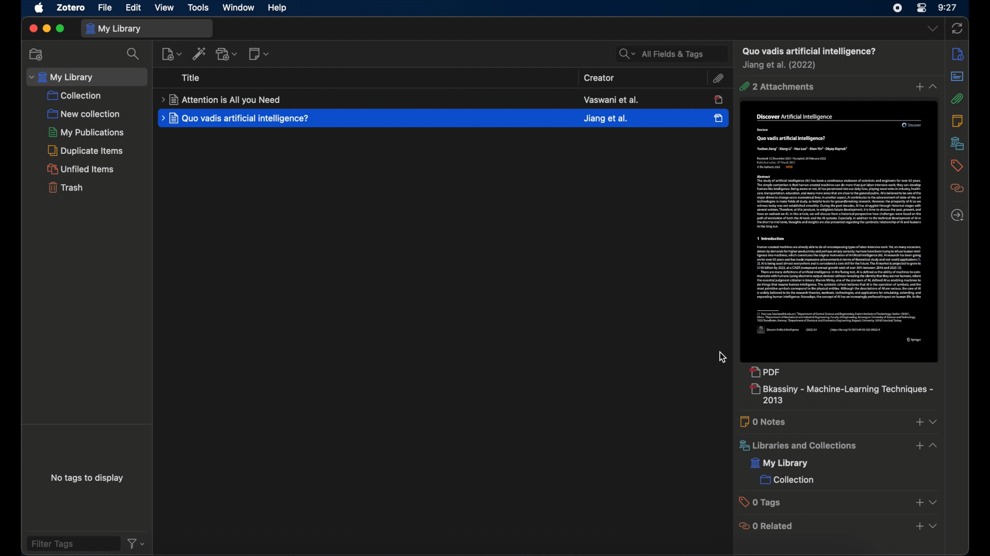 This screenshot has width=990, height=556. I want to click on my library dropdown, so click(87, 77).